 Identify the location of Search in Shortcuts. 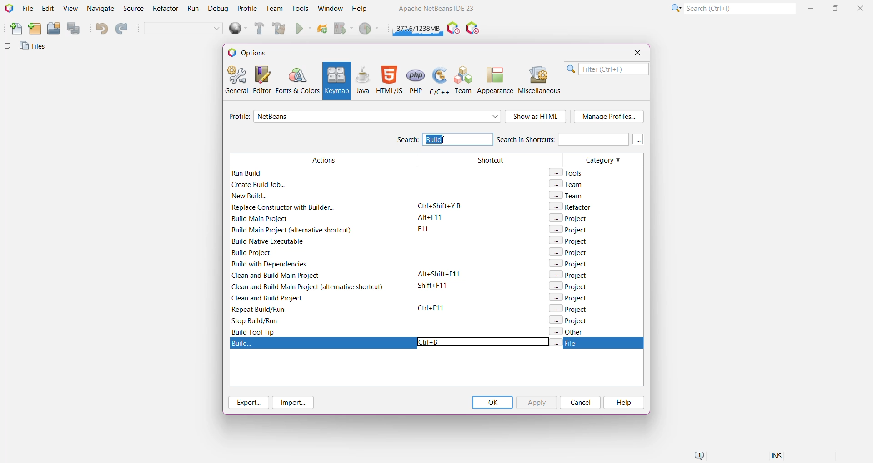
(562, 139).